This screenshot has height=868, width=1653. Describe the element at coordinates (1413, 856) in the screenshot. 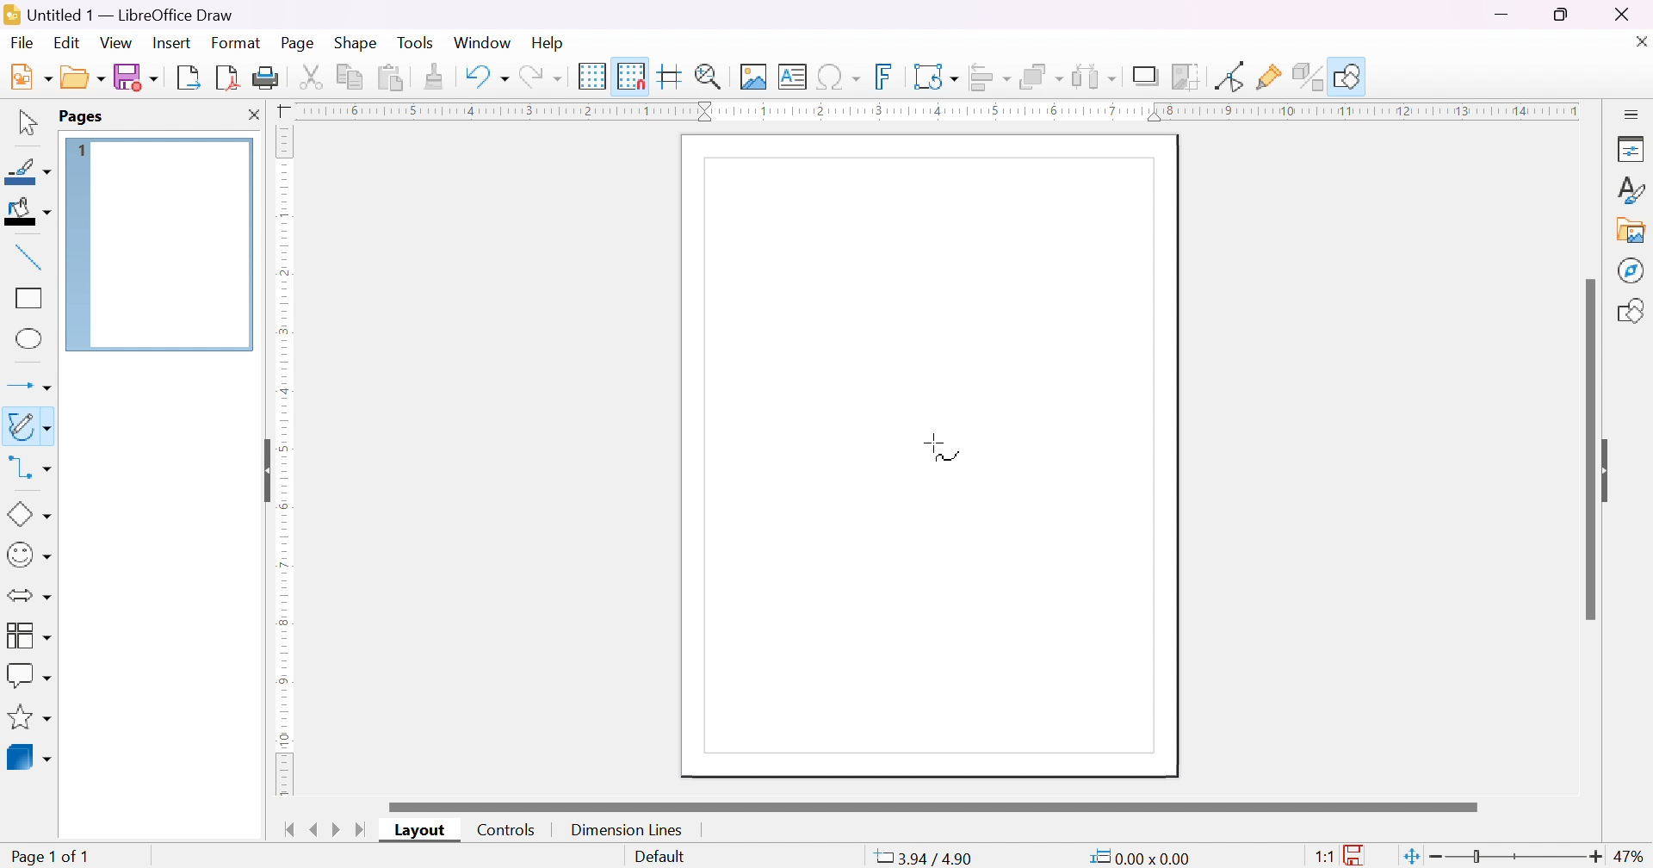

I see `fit page to current window` at that location.